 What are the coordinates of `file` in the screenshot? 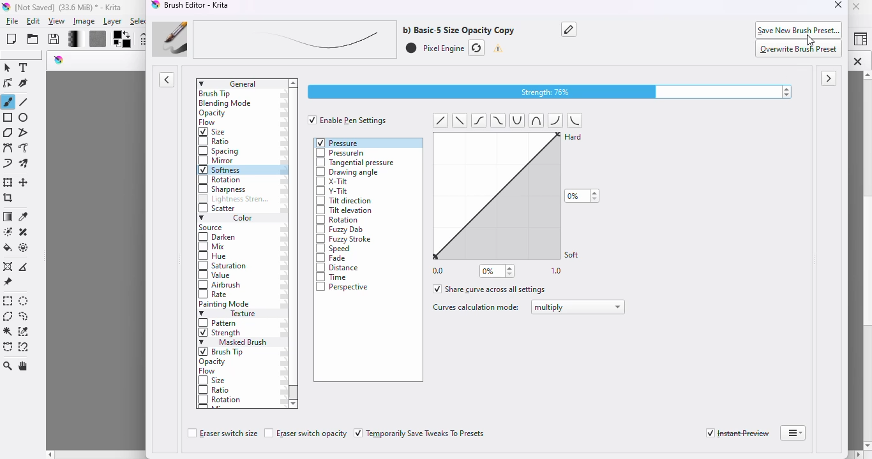 It's located at (12, 22).